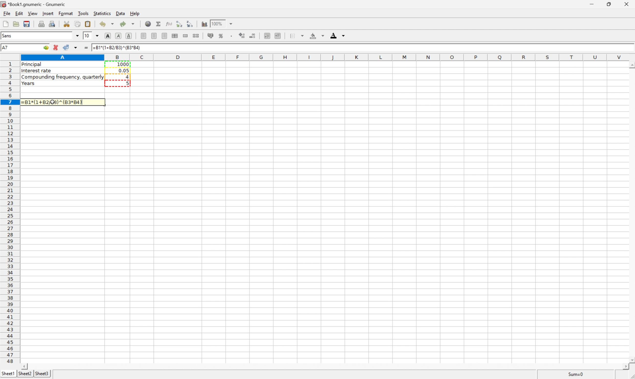 Image resolution: width=635 pixels, height=379 pixels. Describe the element at coordinates (628, 4) in the screenshot. I see `close` at that location.